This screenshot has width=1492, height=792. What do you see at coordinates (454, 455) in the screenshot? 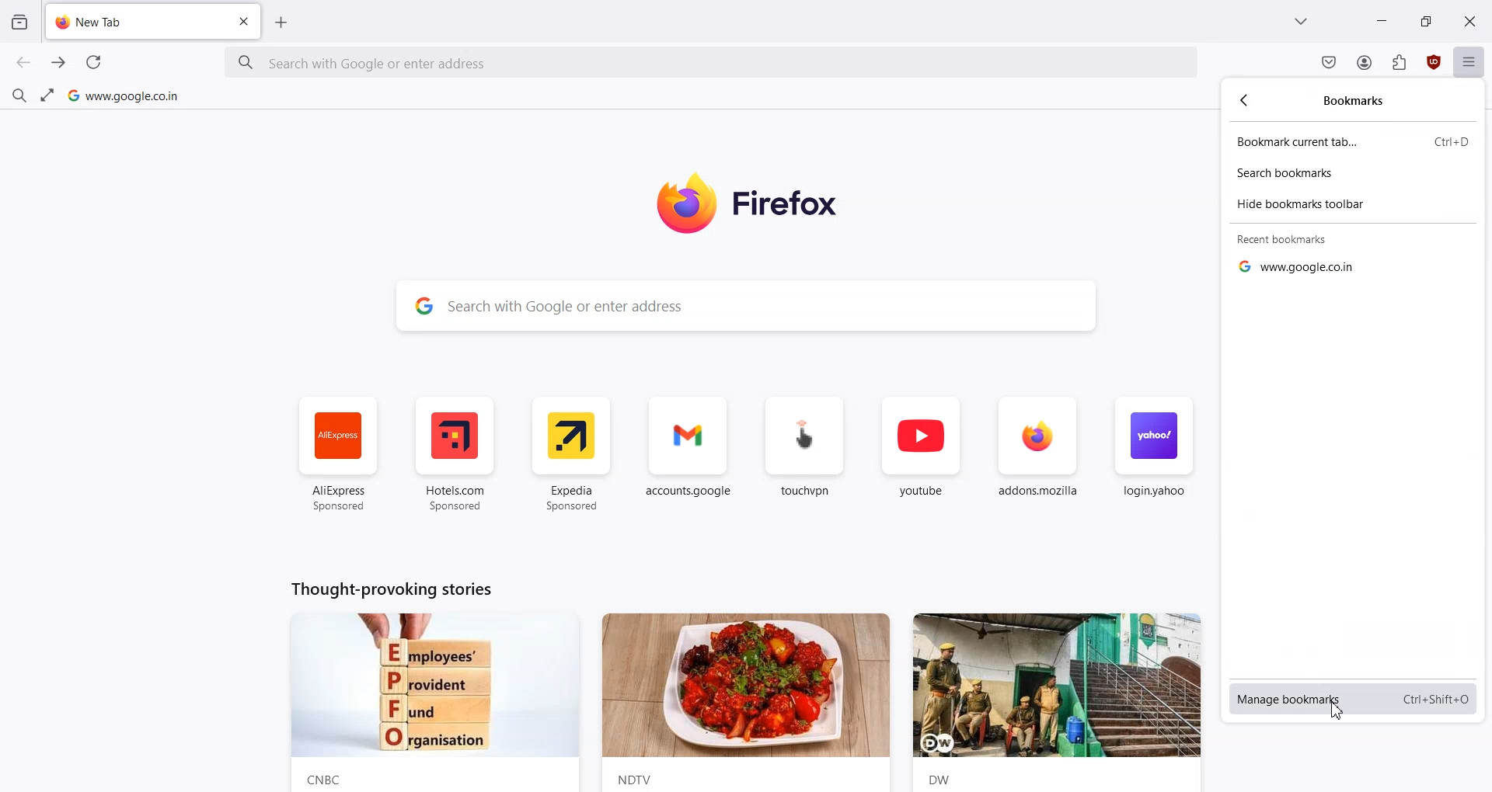
I see `Hotel.com Sponsored` at bounding box center [454, 455].